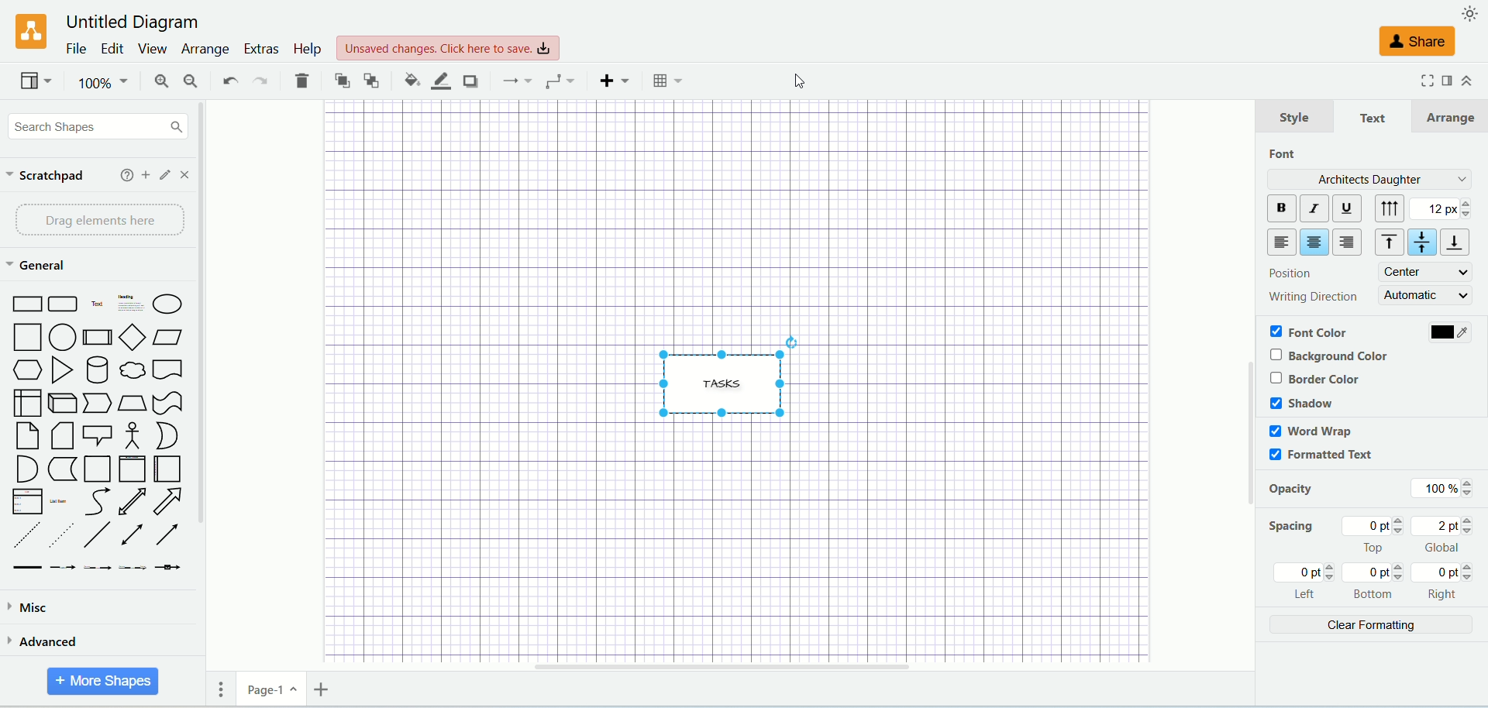 Image resolution: width=1488 pixels, height=708 pixels. I want to click on share, so click(1419, 43).